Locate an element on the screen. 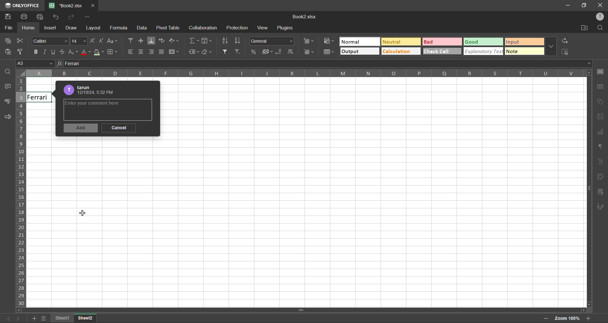  borders is located at coordinates (112, 53).